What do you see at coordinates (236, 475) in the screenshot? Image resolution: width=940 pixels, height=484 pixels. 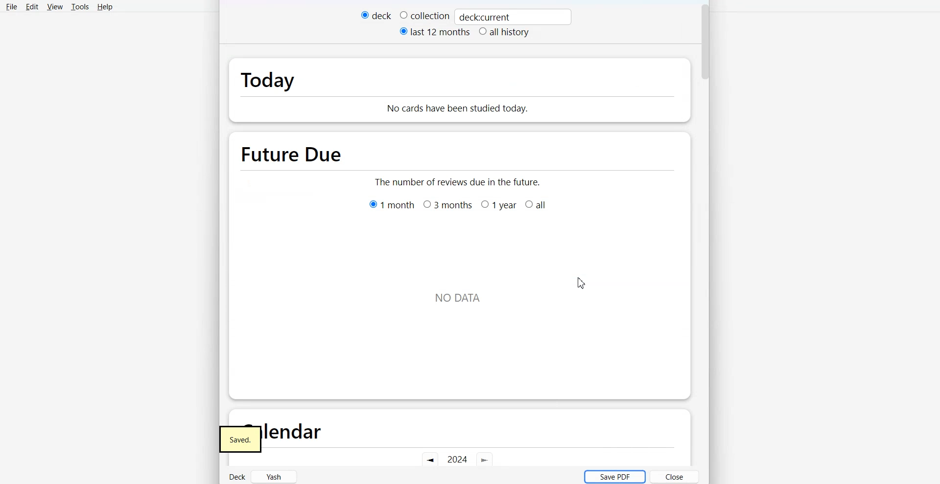 I see `Deck` at bounding box center [236, 475].